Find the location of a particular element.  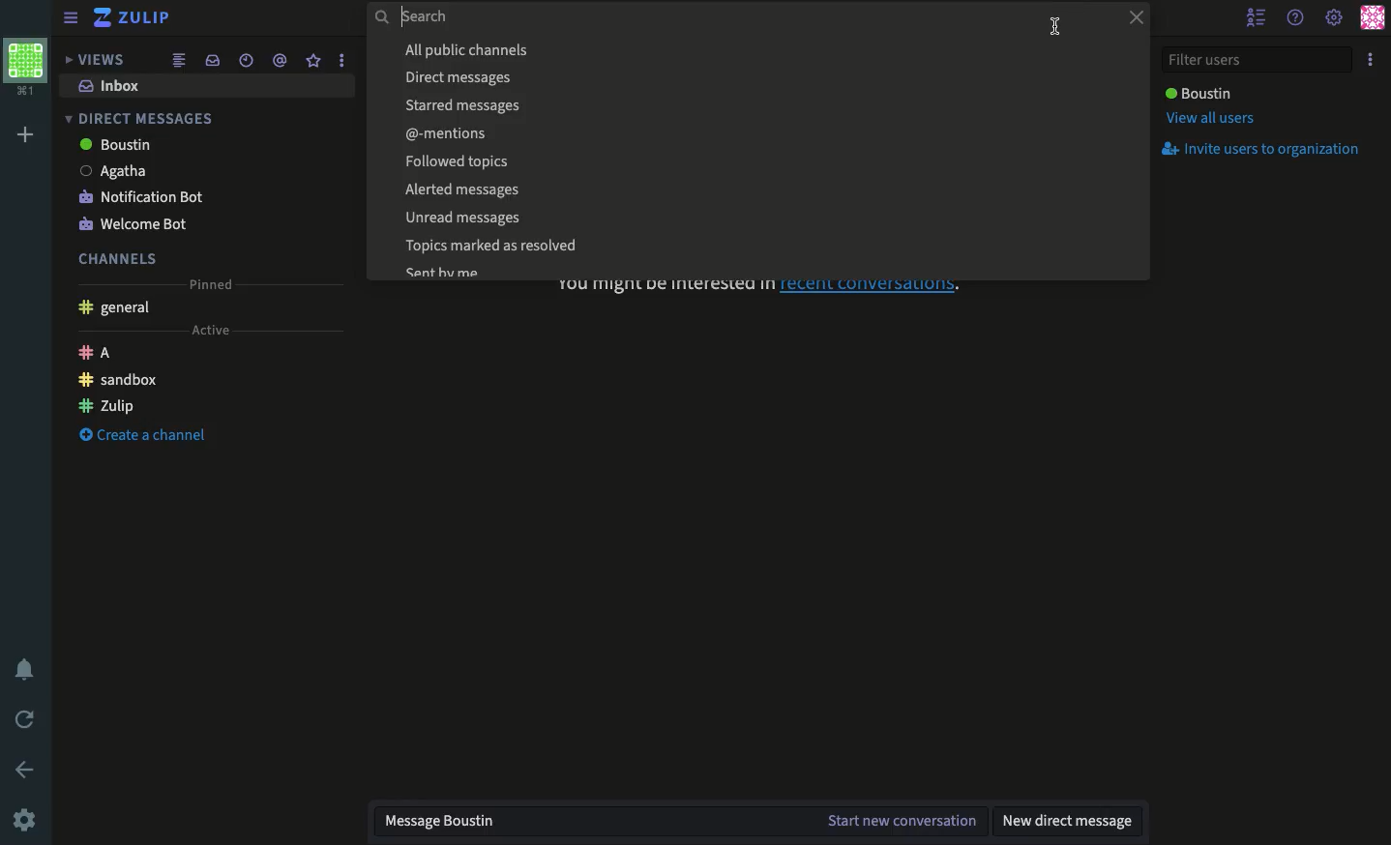

all public channels is located at coordinates (760, 50).